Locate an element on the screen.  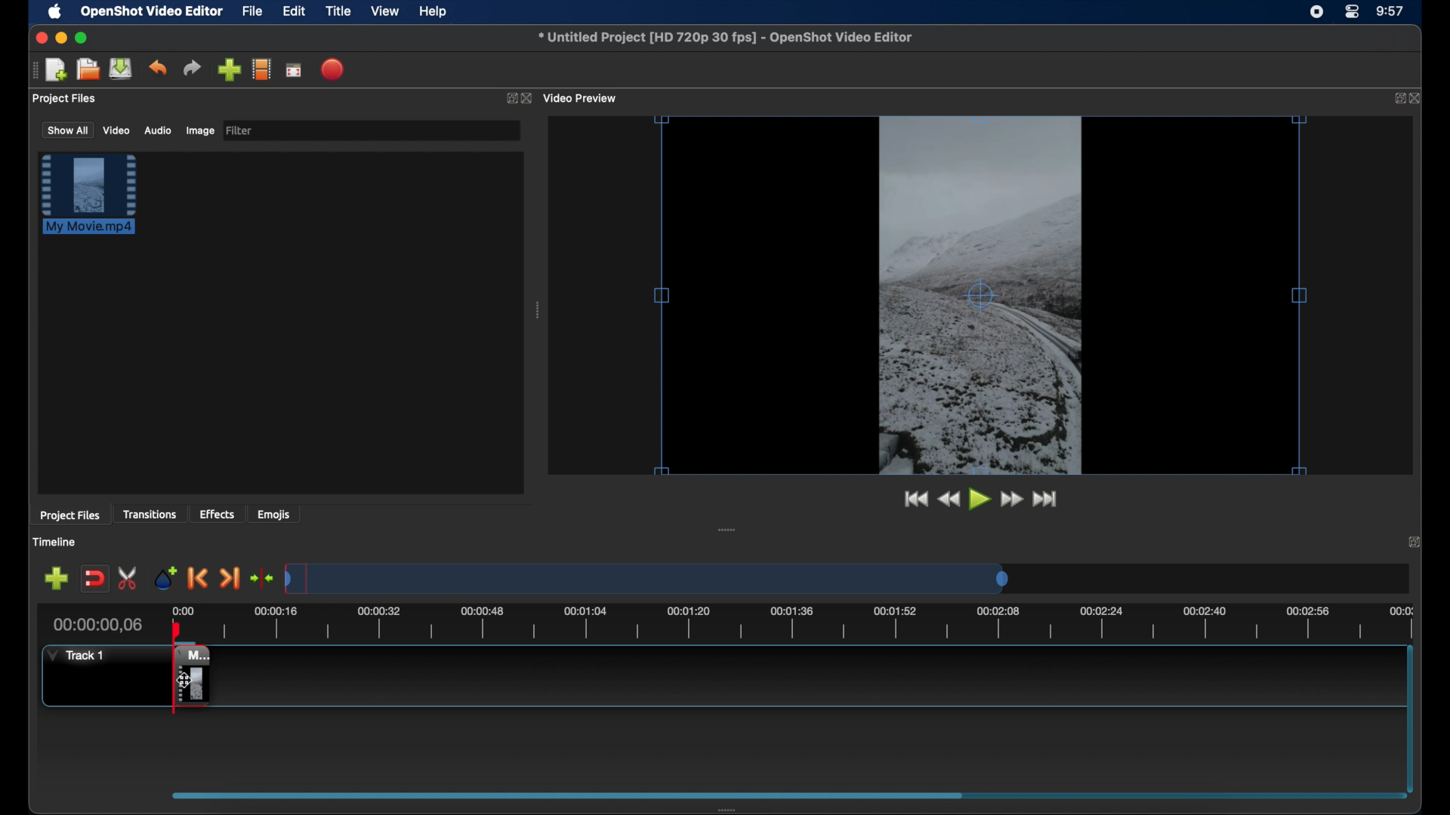
video preview is located at coordinates (981, 297).